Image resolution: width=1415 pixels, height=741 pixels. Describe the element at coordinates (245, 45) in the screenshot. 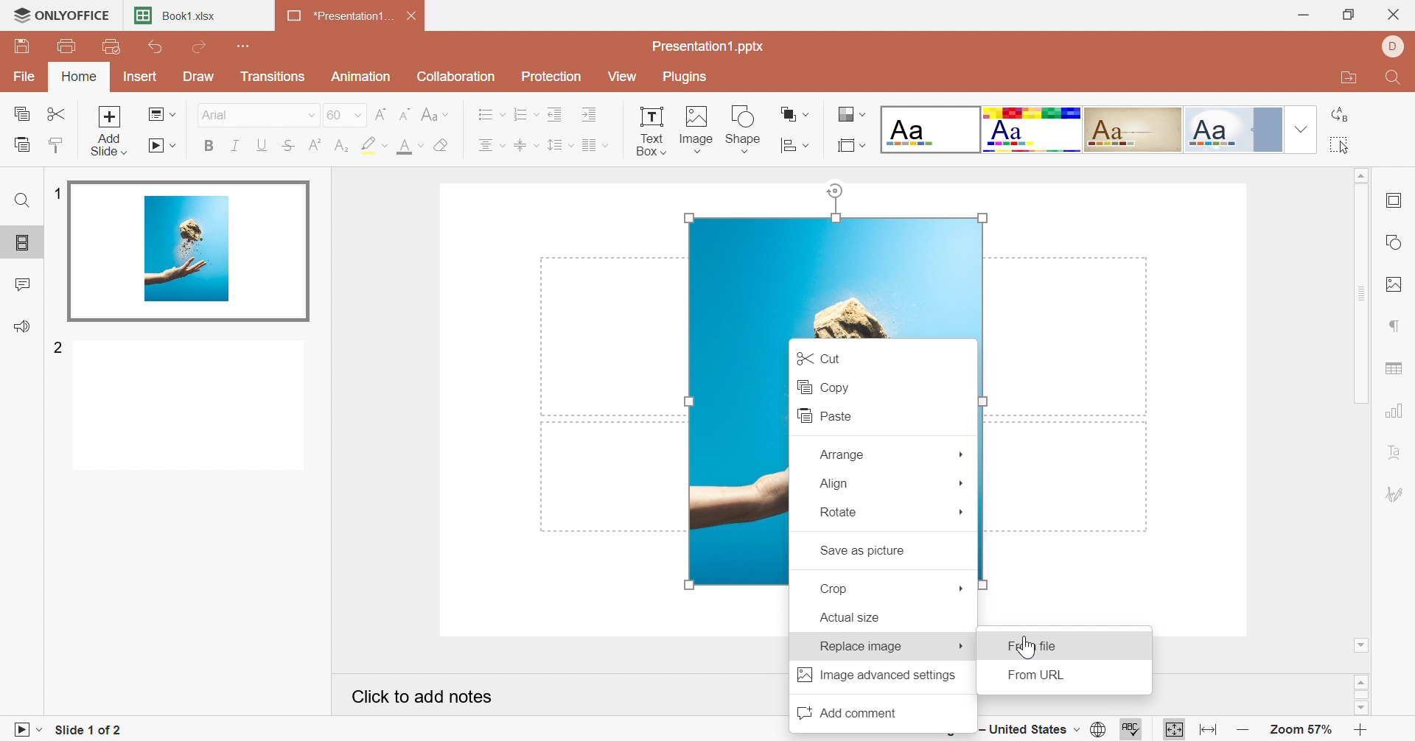

I see `Customize quick access toolbar` at that location.